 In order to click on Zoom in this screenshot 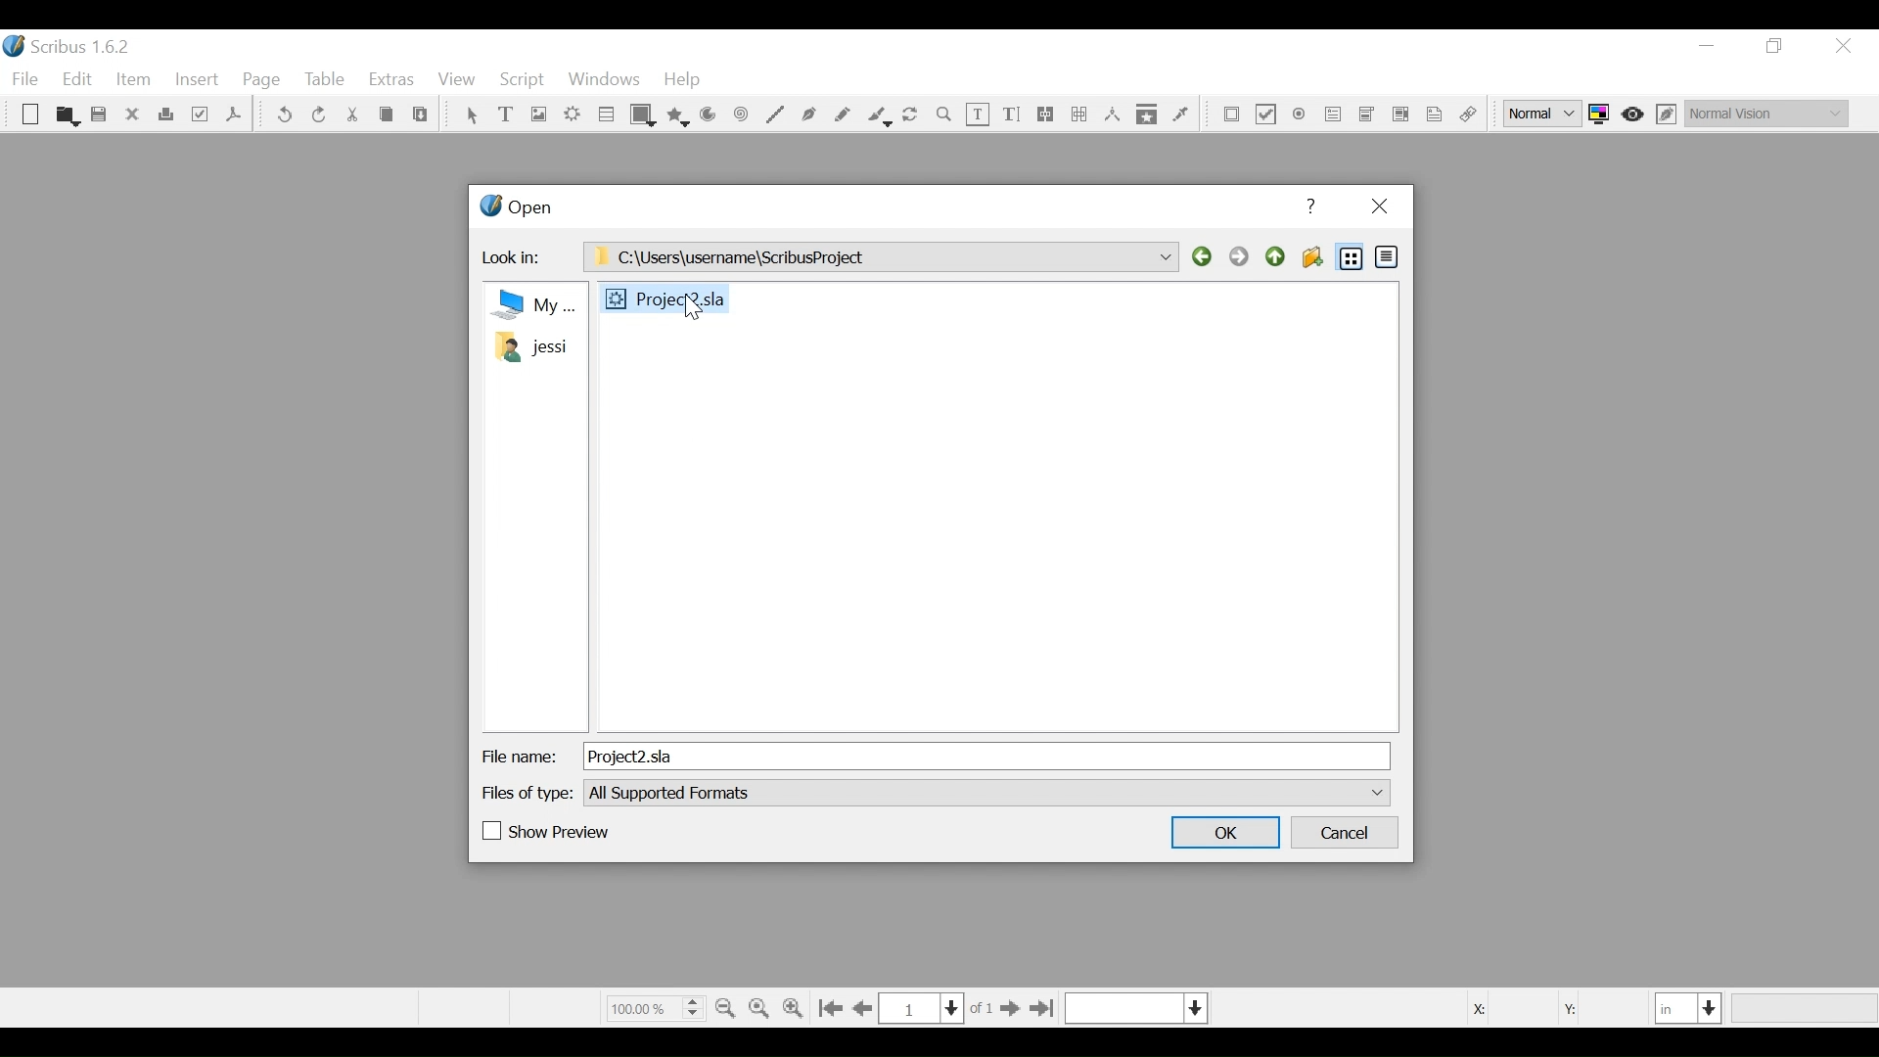, I will do `click(944, 115)`.